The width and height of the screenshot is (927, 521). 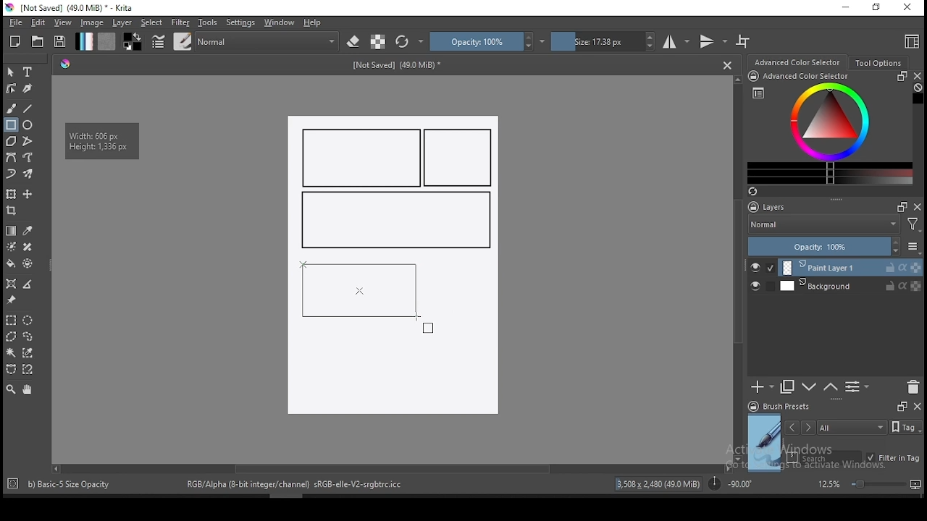 I want to click on new rectangle, so click(x=461, y=158).